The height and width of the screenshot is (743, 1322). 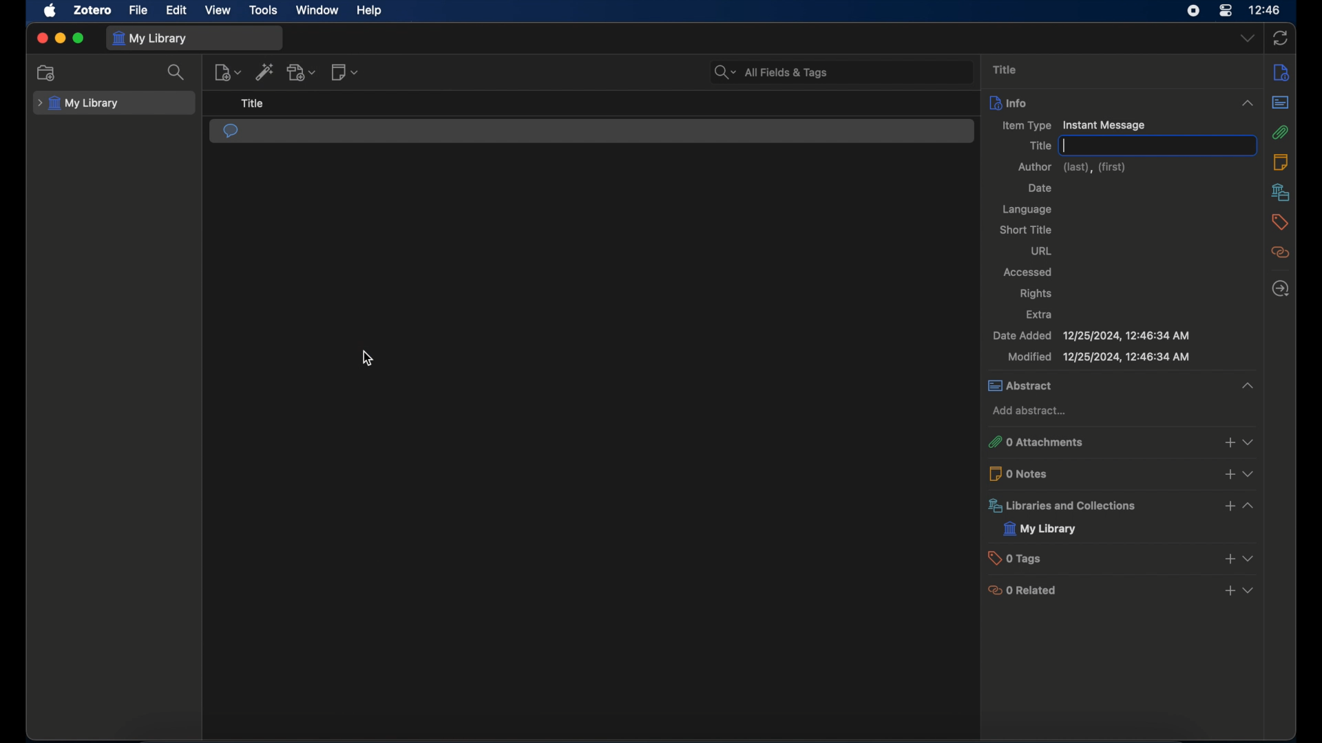 What do you see at coordinates (1120, 442) in the screenshot?
I see `0 attachments` at bounding box center [1120, 442].